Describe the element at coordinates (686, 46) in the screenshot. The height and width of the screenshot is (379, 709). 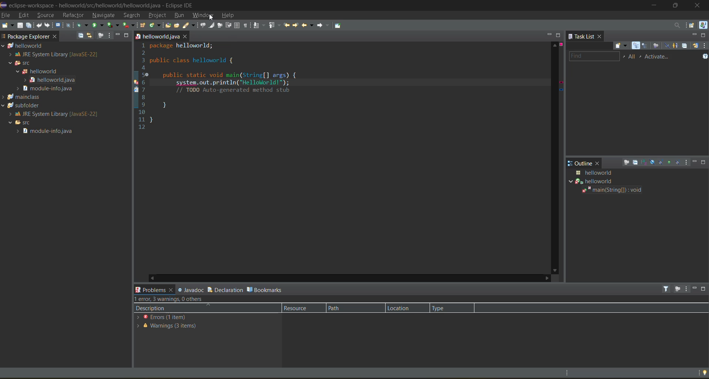
I see `collapse all` at that location.